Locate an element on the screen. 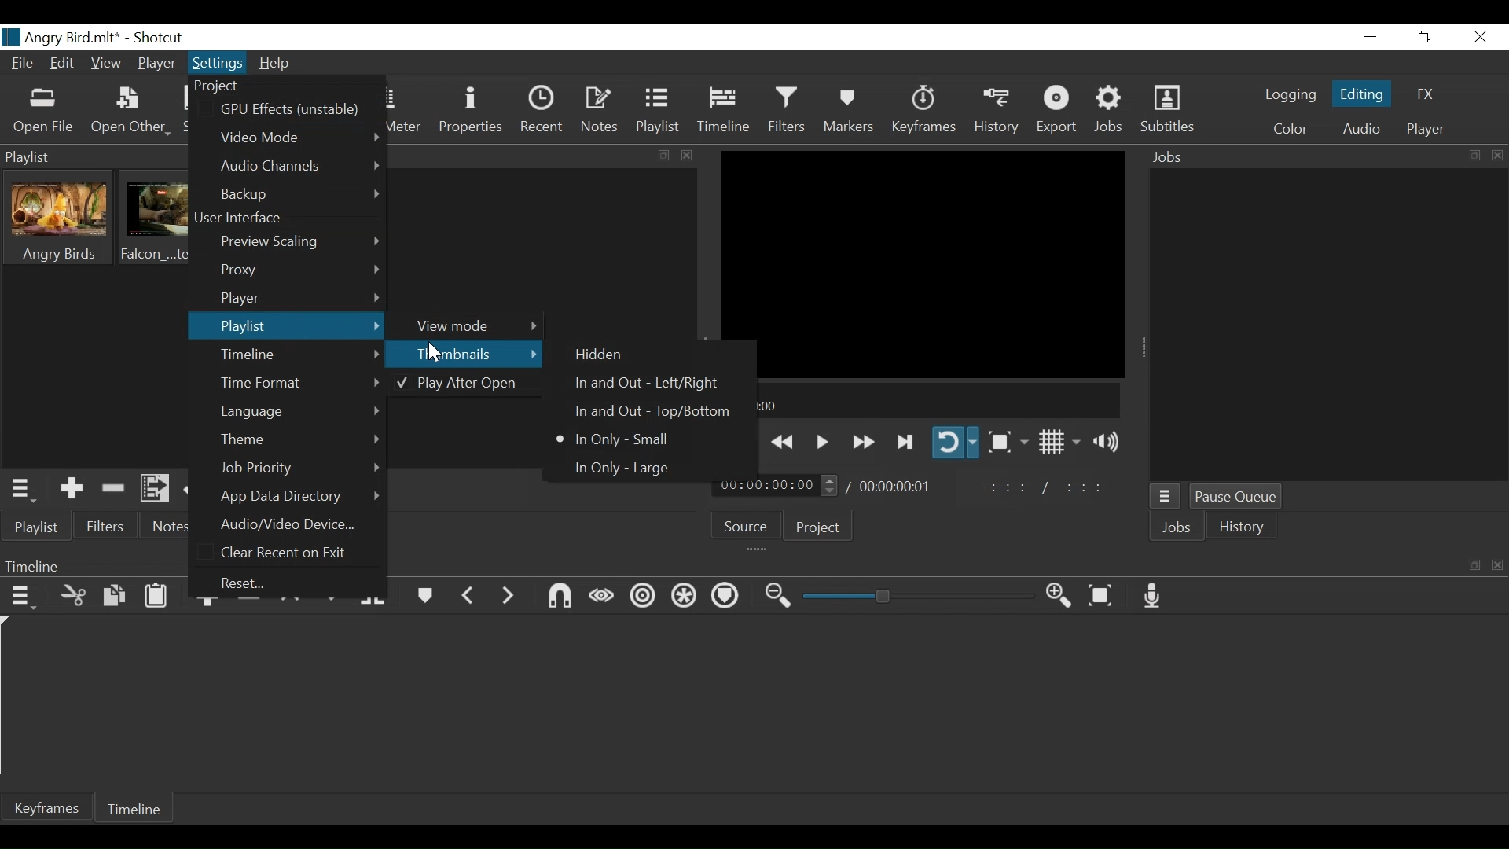  Backup is located at coordinates (303, 195).